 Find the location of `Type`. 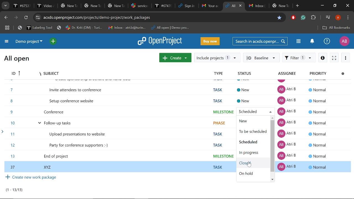

Type is located at coordinates (224, 74).